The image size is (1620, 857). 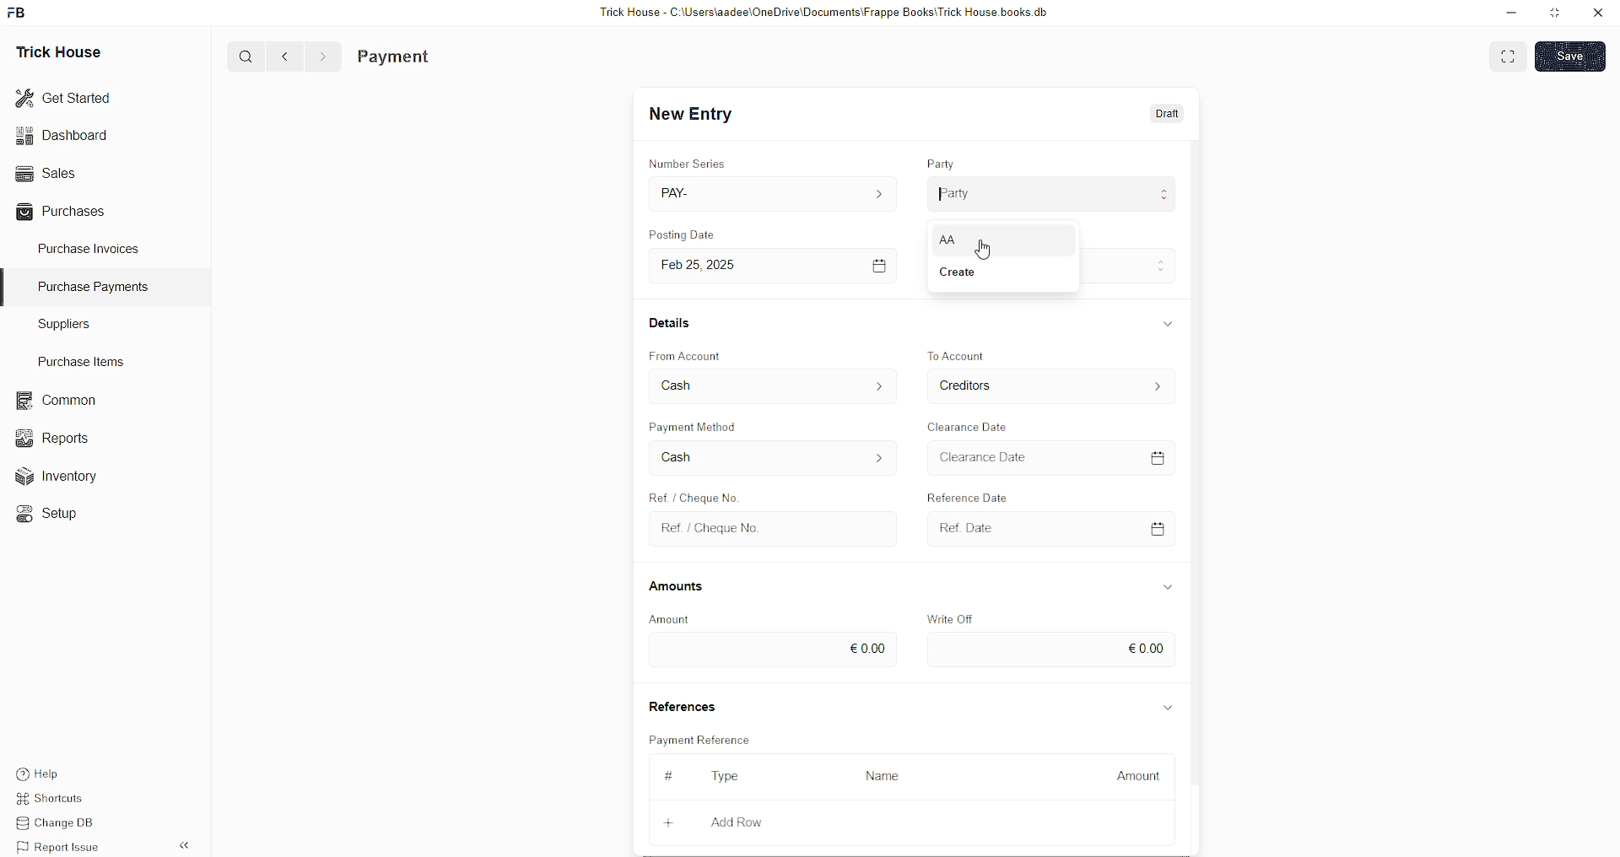 I want to click on #, so click(x=667, y=775).